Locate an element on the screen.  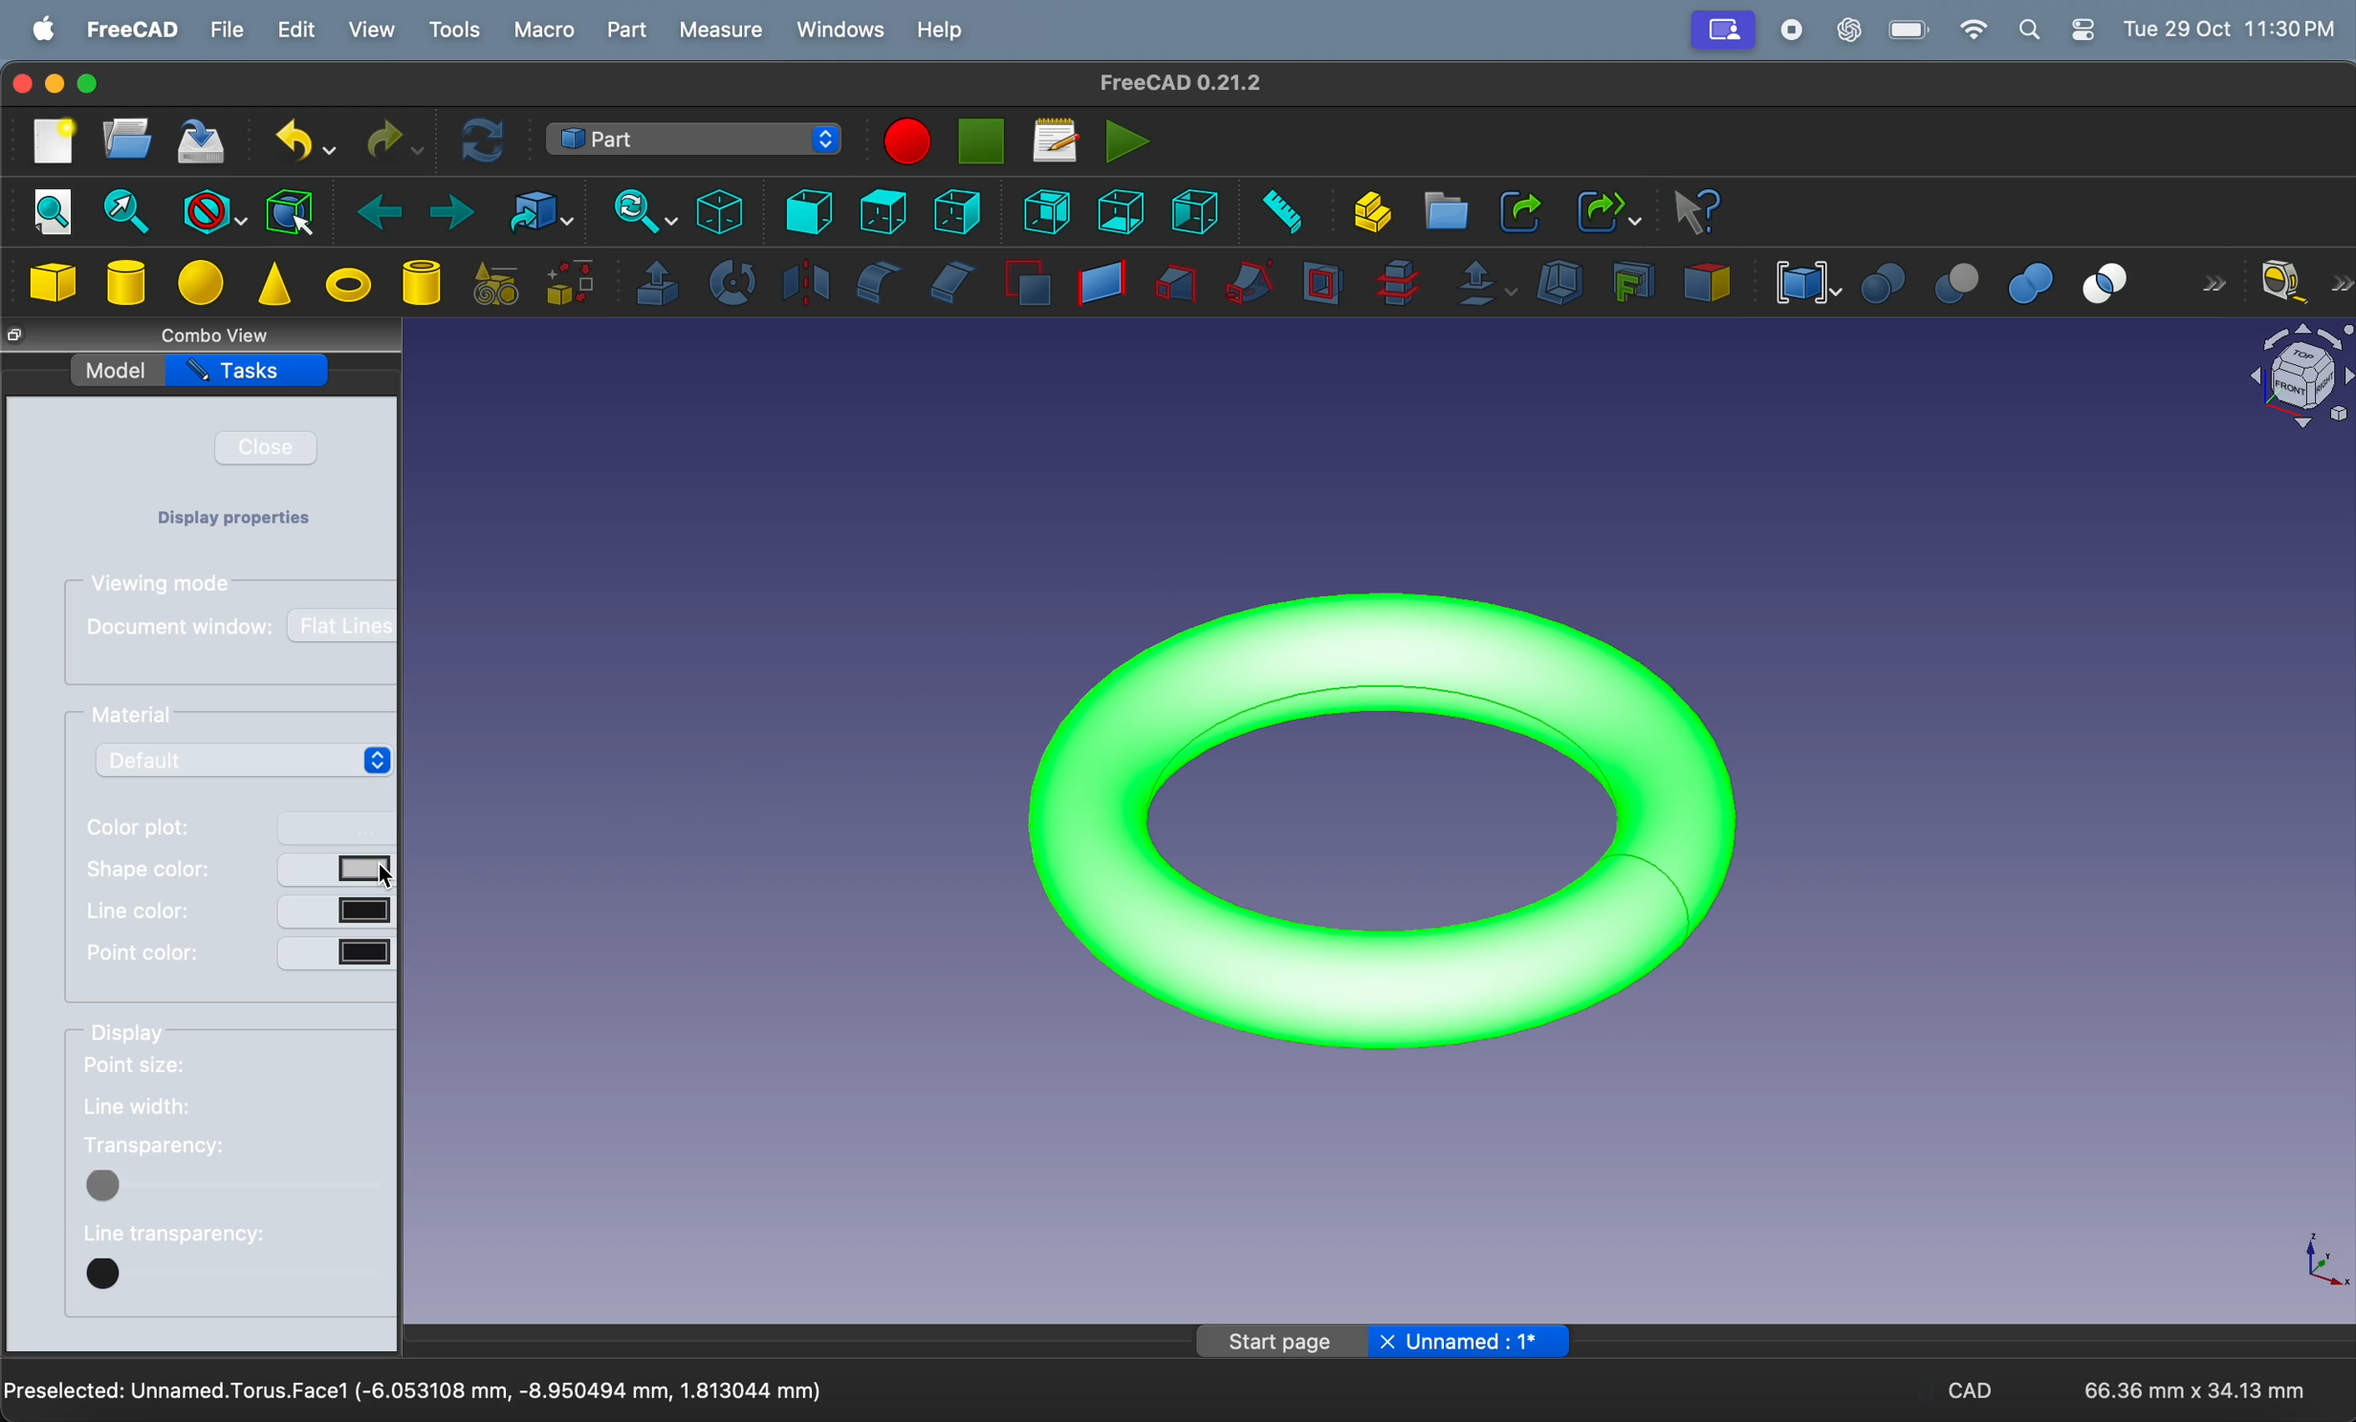
create folder is located at coordinates (1445, 211).